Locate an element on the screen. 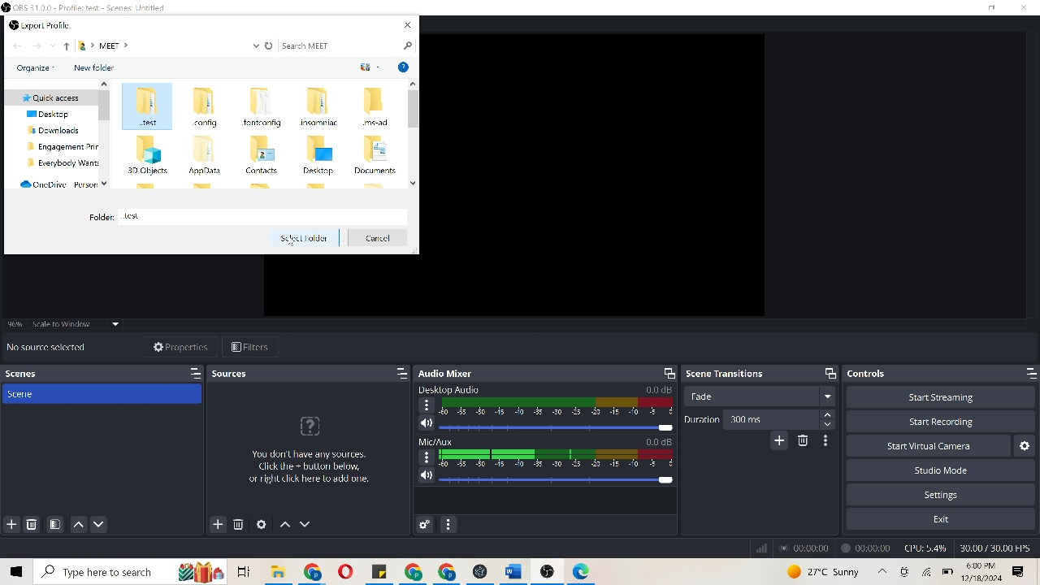 This screenshot has height=585, width=1040. scroll bar is located at coordinates (107, 132).